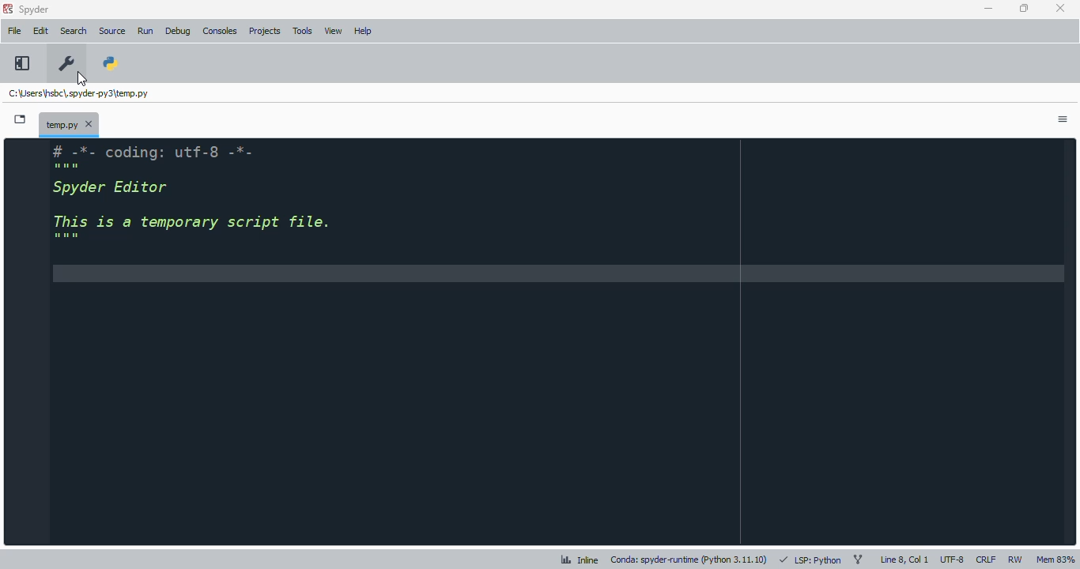 Image resolution: width=1080 pixels, height=569 pixels. Describe the element at coordinates (14, 31) in the screenshot. I see `file` at that location.